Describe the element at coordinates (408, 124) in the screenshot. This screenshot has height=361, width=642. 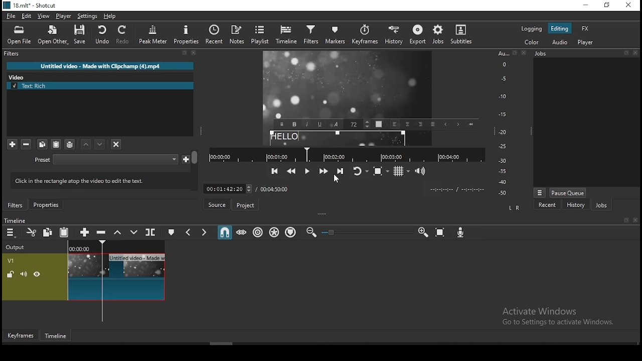
I see `Center Align` at that location.